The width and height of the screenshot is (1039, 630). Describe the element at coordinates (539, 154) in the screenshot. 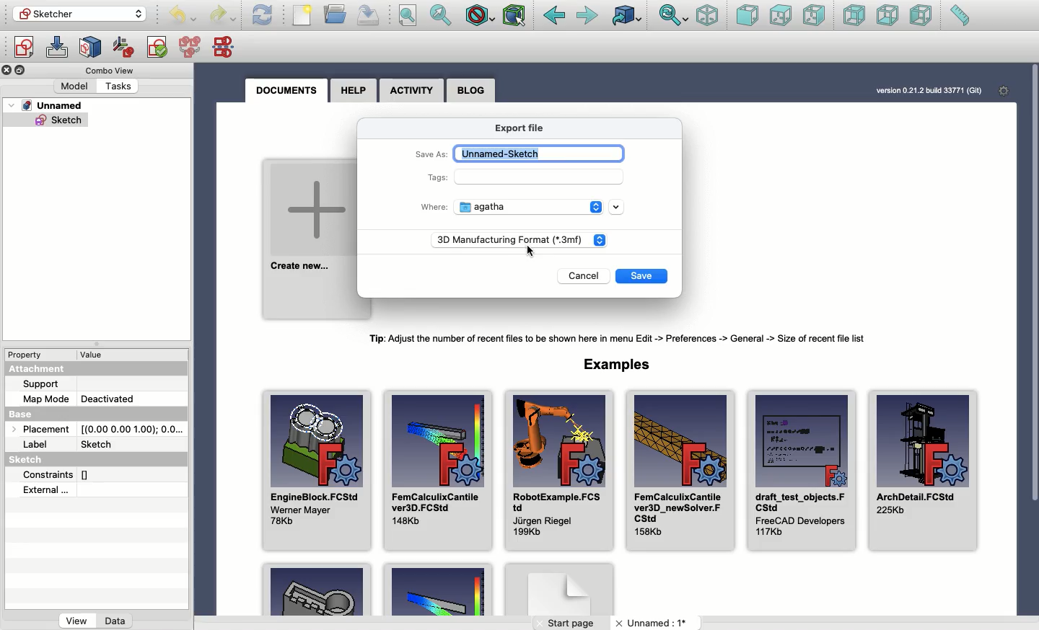

I see `Unnamed-sketch` at that location.